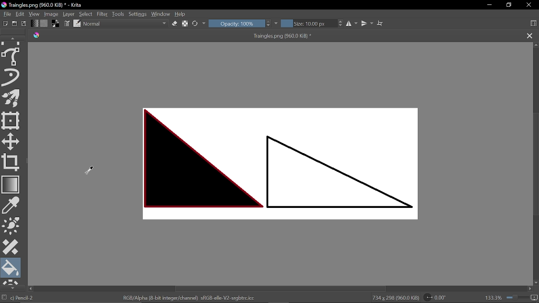 Image resolution: width=539 pixels, height=303 pixels. What do you see at coordinates (185, 24) in the screenshot?
I see `Preserve alpha` at bounding box center [185, 24].